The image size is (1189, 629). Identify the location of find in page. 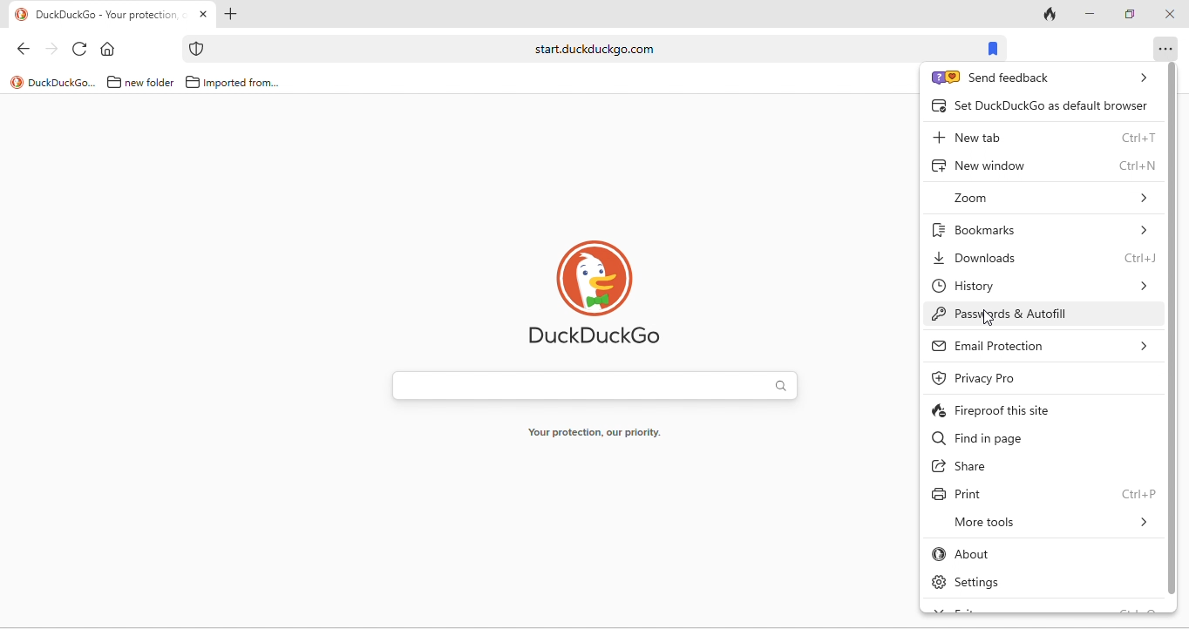
(1033, 440).